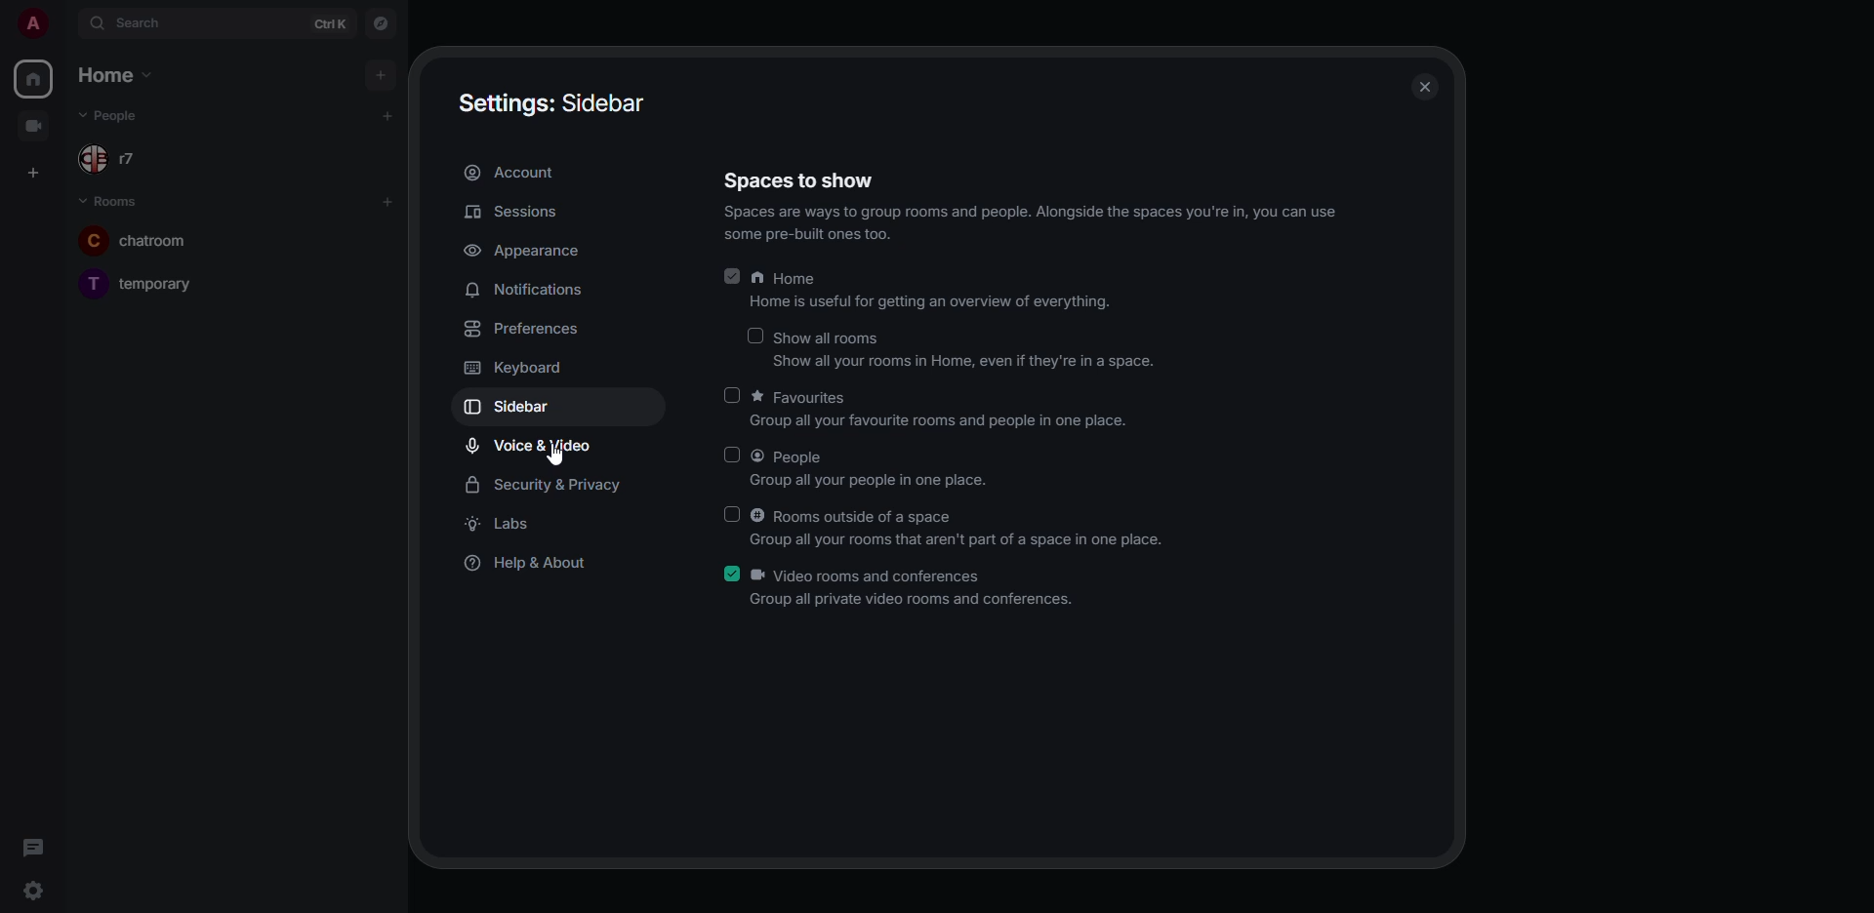 The image size is (1874, 913). What do you see at coordinates (937, 412) in the screenshot?
I see `favorites` at bounding box center [937, 412].